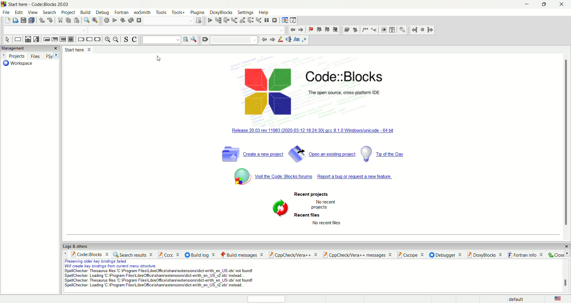  What do you see at coordinates (385, 154) in the screenshot?
I see `tip of the day` at bounding box center [385, 154].